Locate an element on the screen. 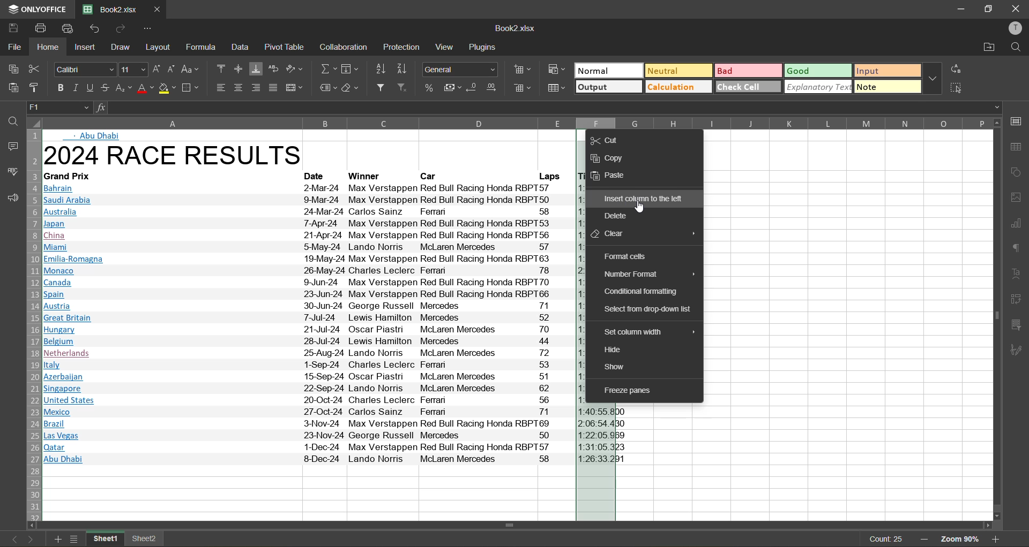  replace is located at coordinates (958, 70).